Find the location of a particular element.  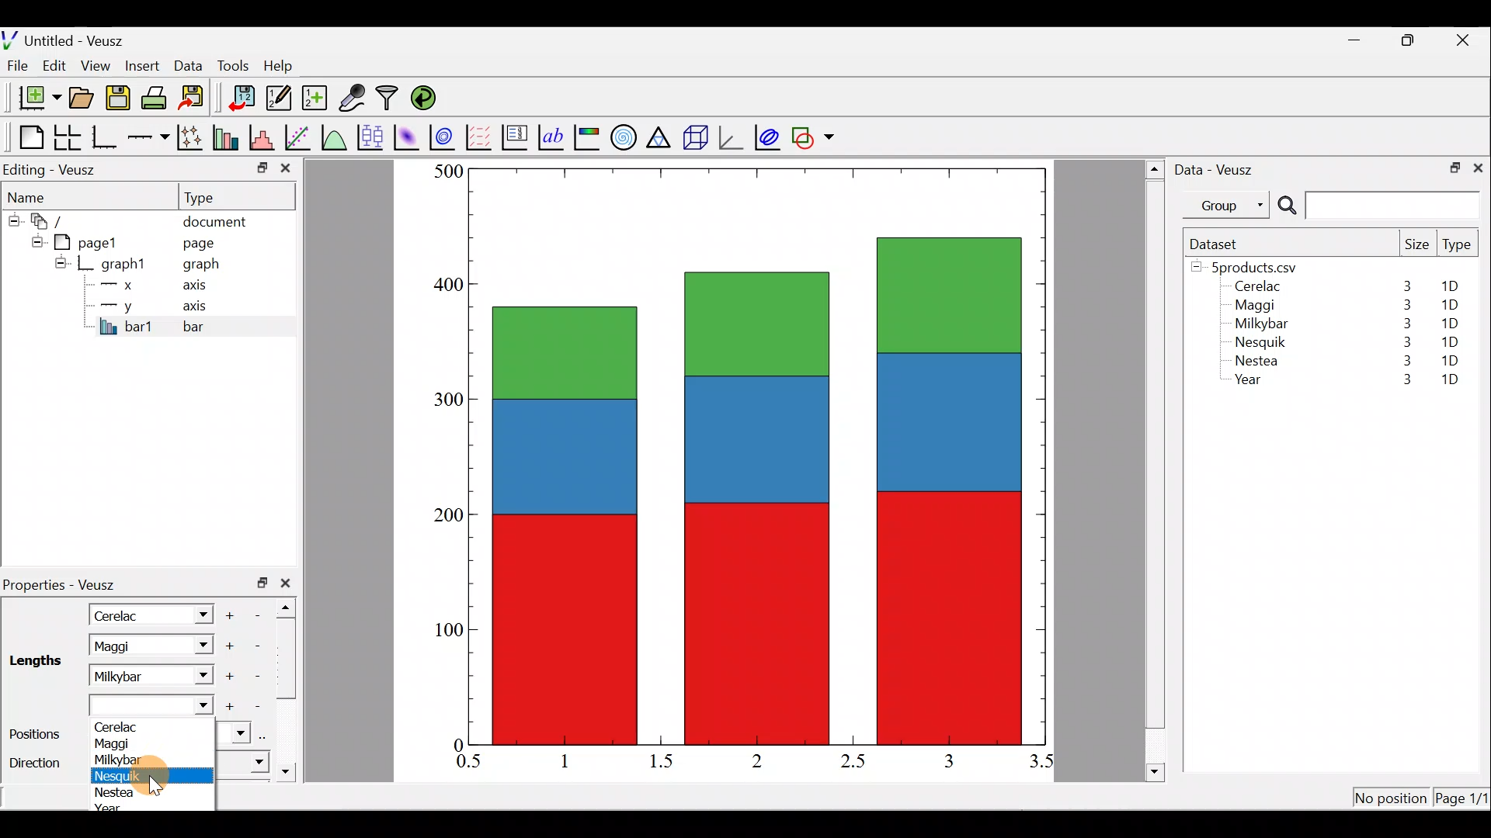

close is located at coordinates (1478, 167).